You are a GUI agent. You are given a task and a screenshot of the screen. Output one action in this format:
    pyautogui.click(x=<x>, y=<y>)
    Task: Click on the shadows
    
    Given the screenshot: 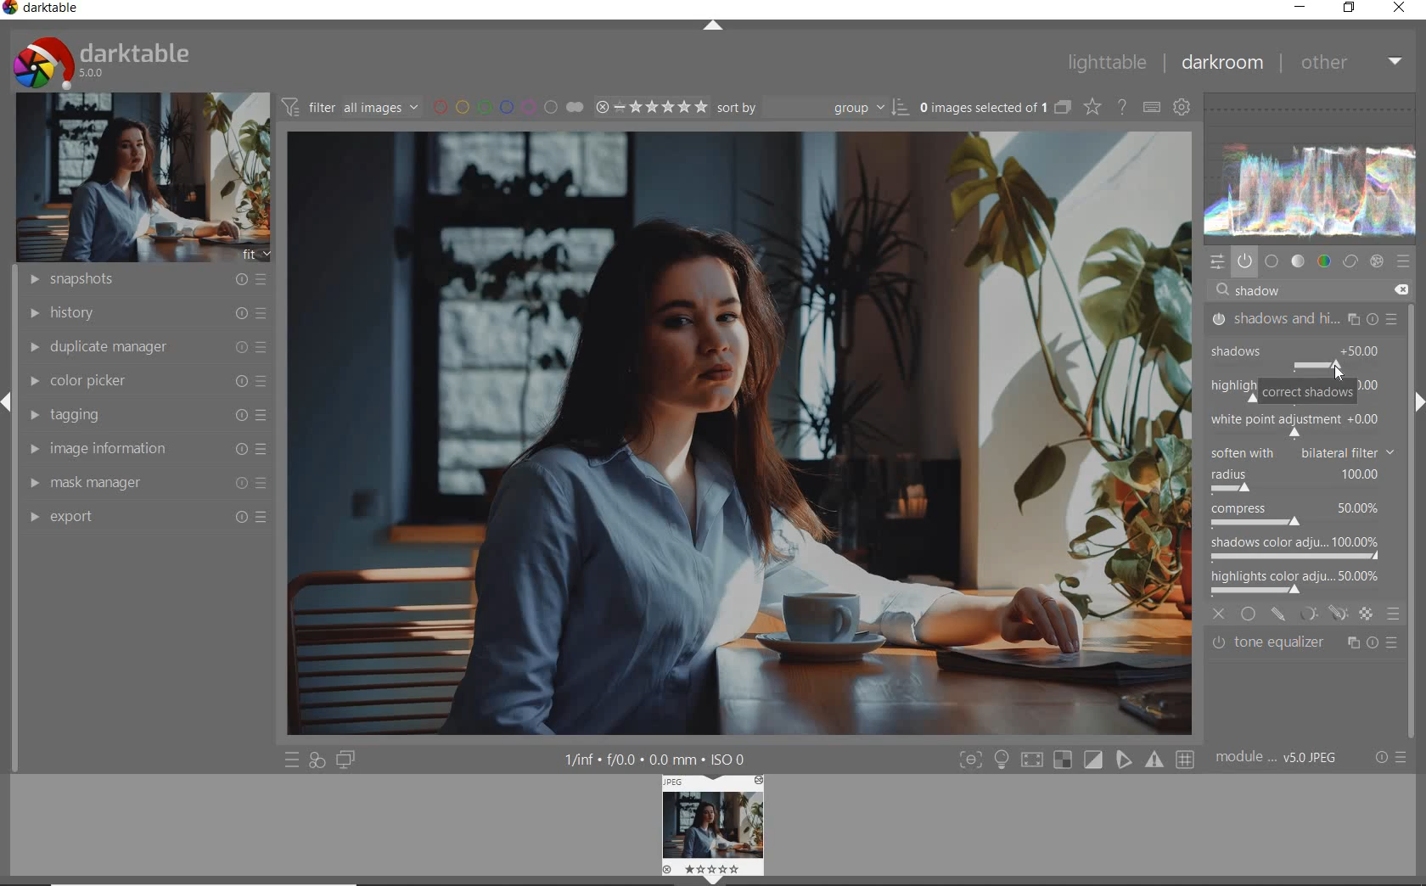 What is the action you would take?
    pyautogui.click(x=1280, y=347)
    